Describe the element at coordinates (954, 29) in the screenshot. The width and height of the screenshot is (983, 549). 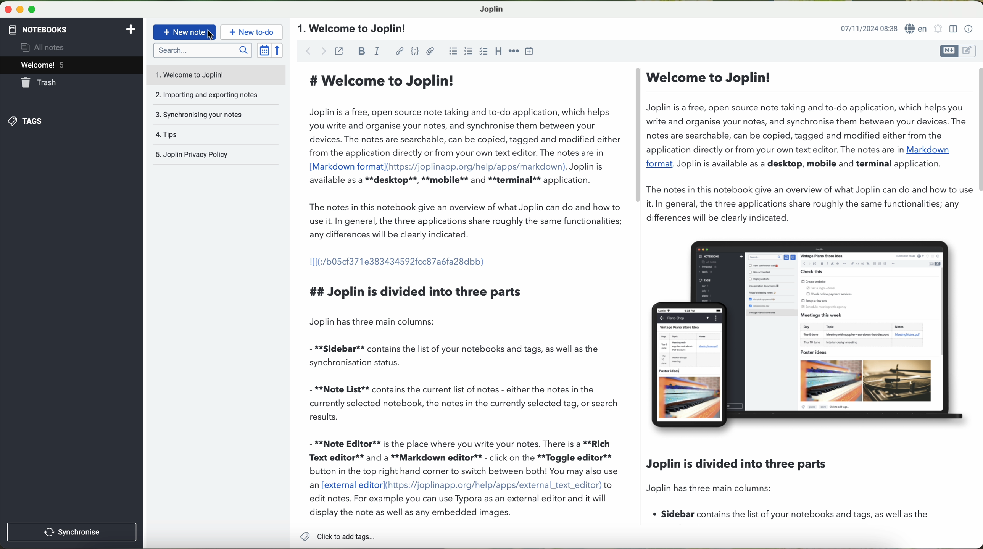
I see `toggle editor layout` at that location.